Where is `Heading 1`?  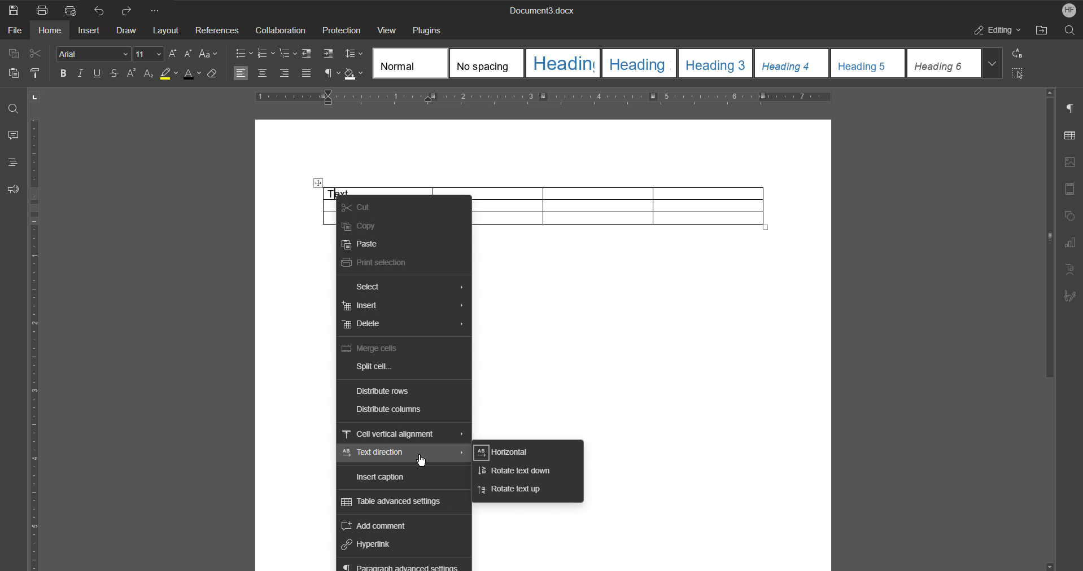
Heading 1 is located at coordinates (564, 64).